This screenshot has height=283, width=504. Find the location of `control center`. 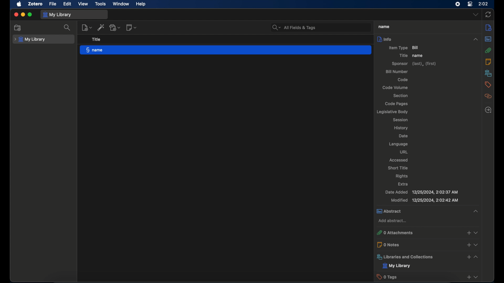

control center is located at coordinates (470, 4).